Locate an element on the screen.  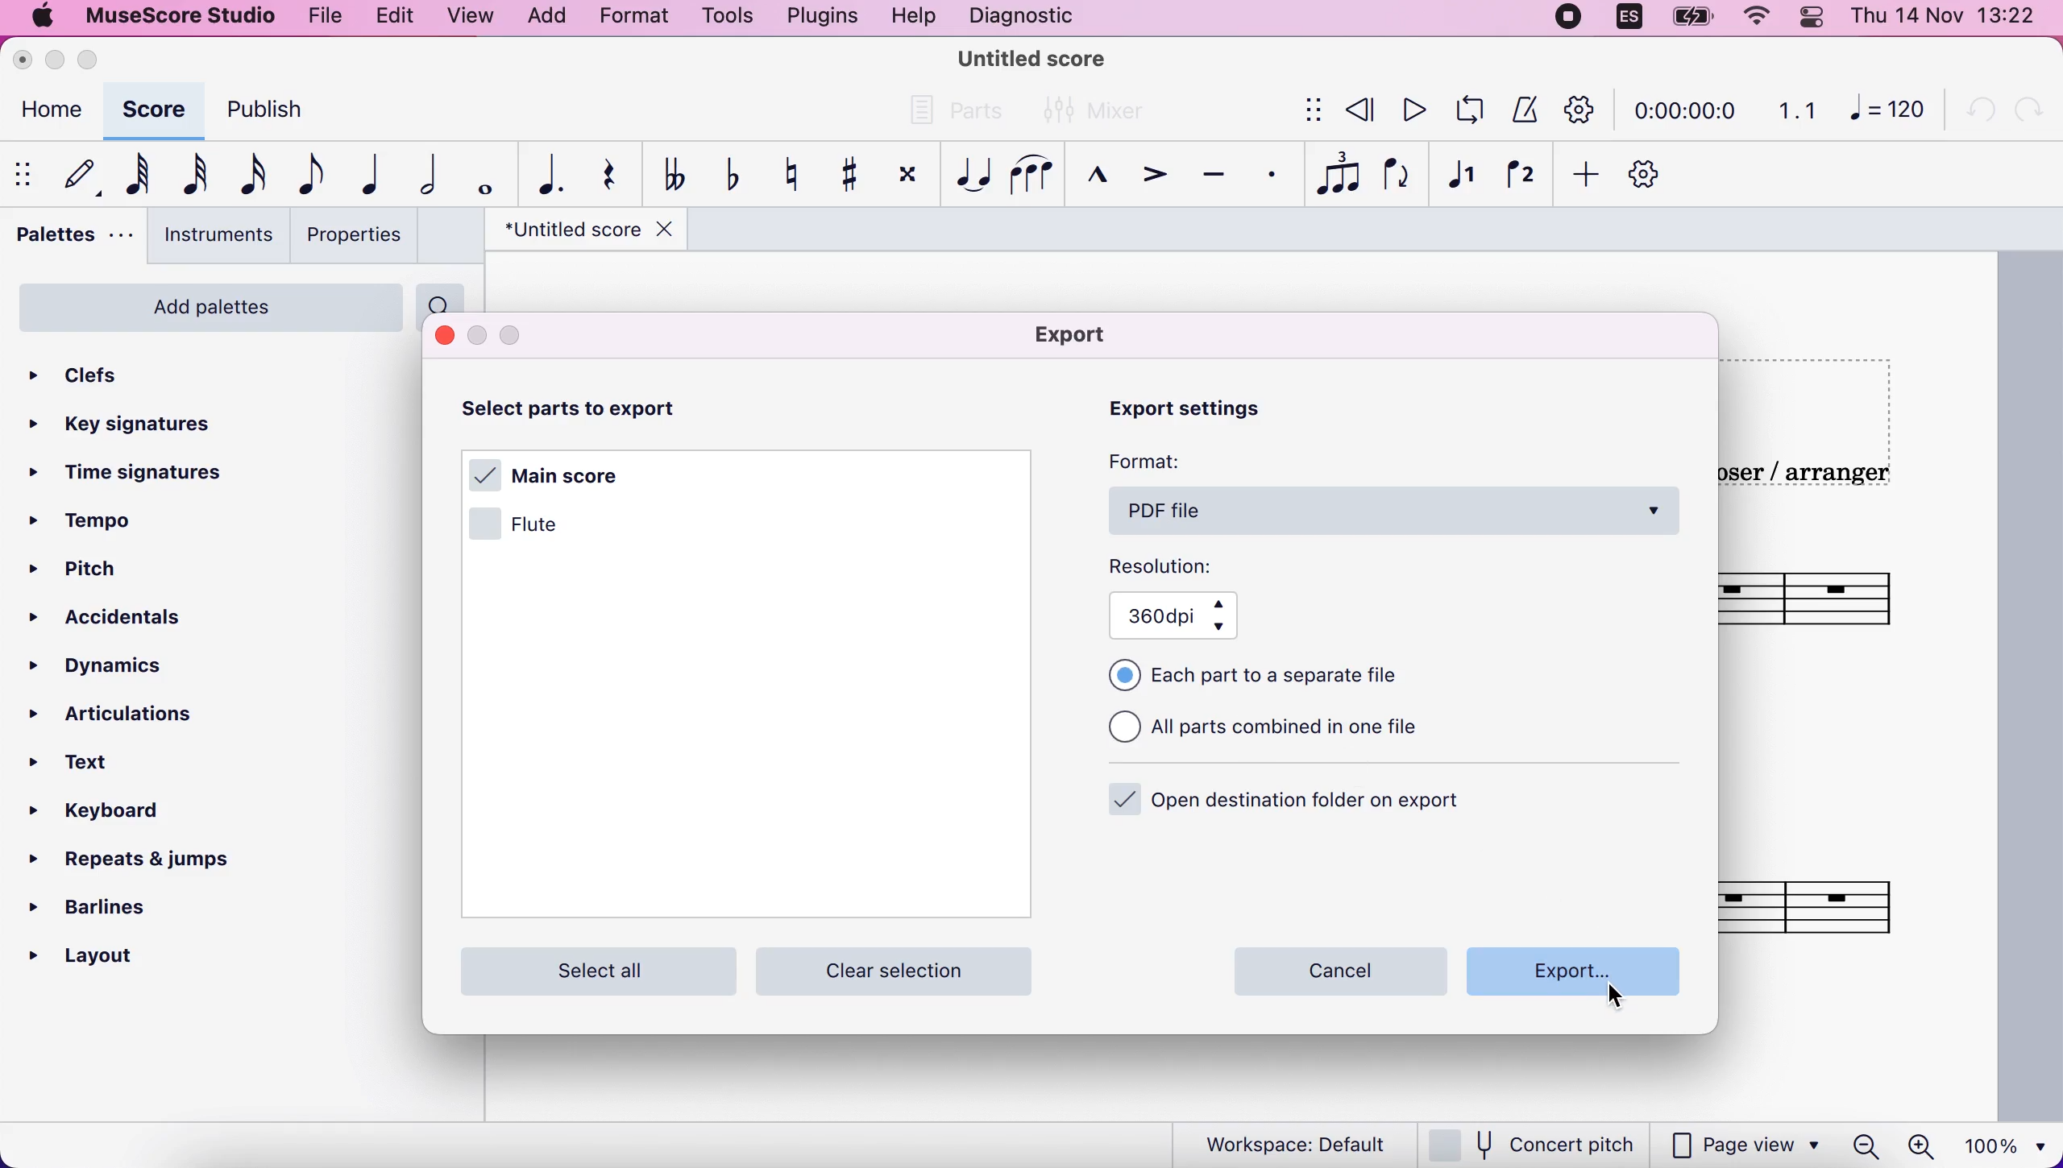
customization tool is located at coordinates (1575, 110).